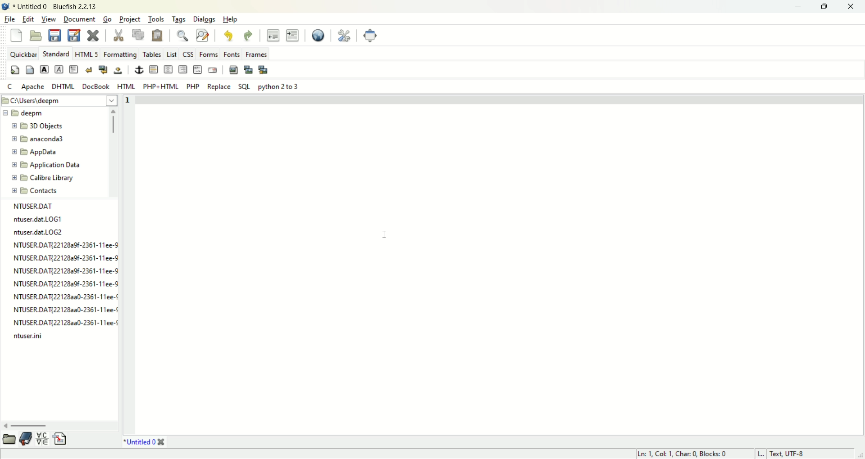 The height and width of the screenshot is (459, 865). What do you see at coordinates (74, 70) in the screenshot?
I see `paragraph` at bounding box center [74, 70].